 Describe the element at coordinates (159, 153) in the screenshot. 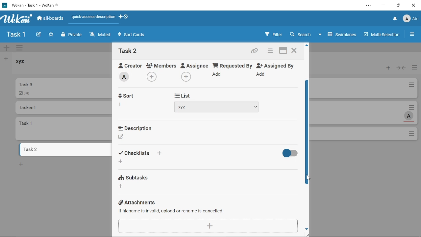

I see `Add` at that location.